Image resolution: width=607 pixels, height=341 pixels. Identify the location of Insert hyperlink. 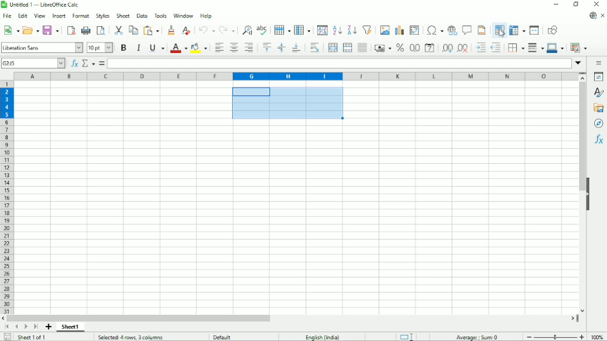
(452, 29).